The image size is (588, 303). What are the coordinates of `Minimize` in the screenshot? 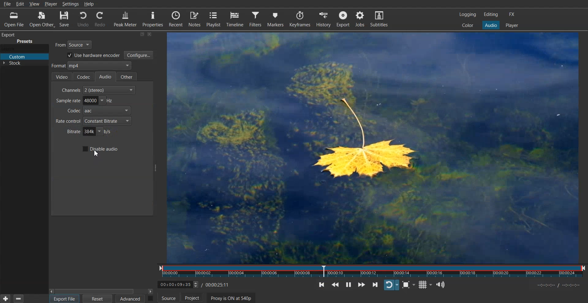 It's located at (142, 34).